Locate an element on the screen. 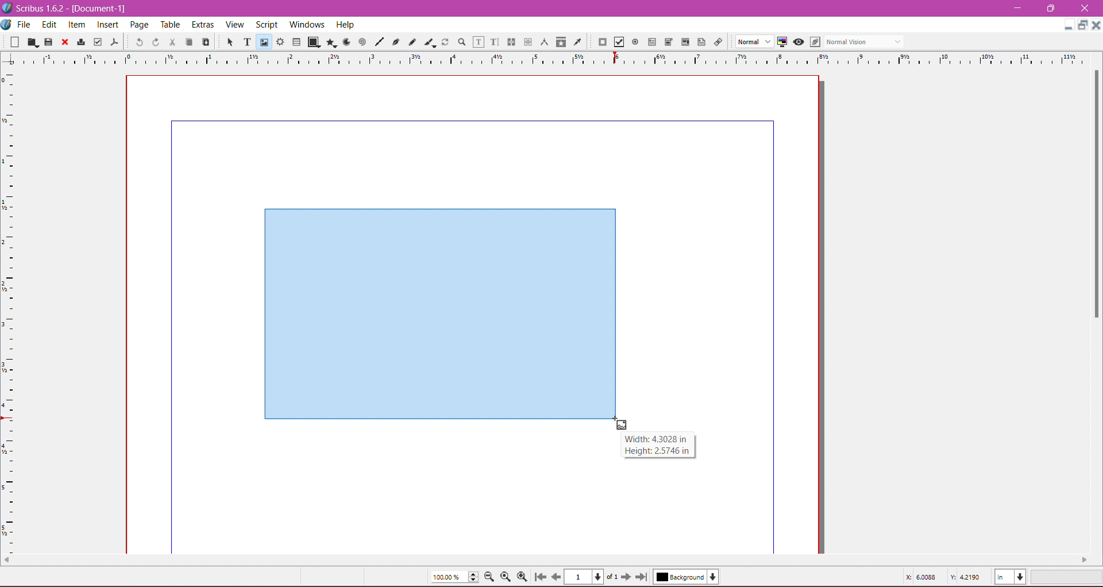 Image resolution: width=1103 pixels, height=587 pixels. Image Frame is located at coordinates (264, 42).